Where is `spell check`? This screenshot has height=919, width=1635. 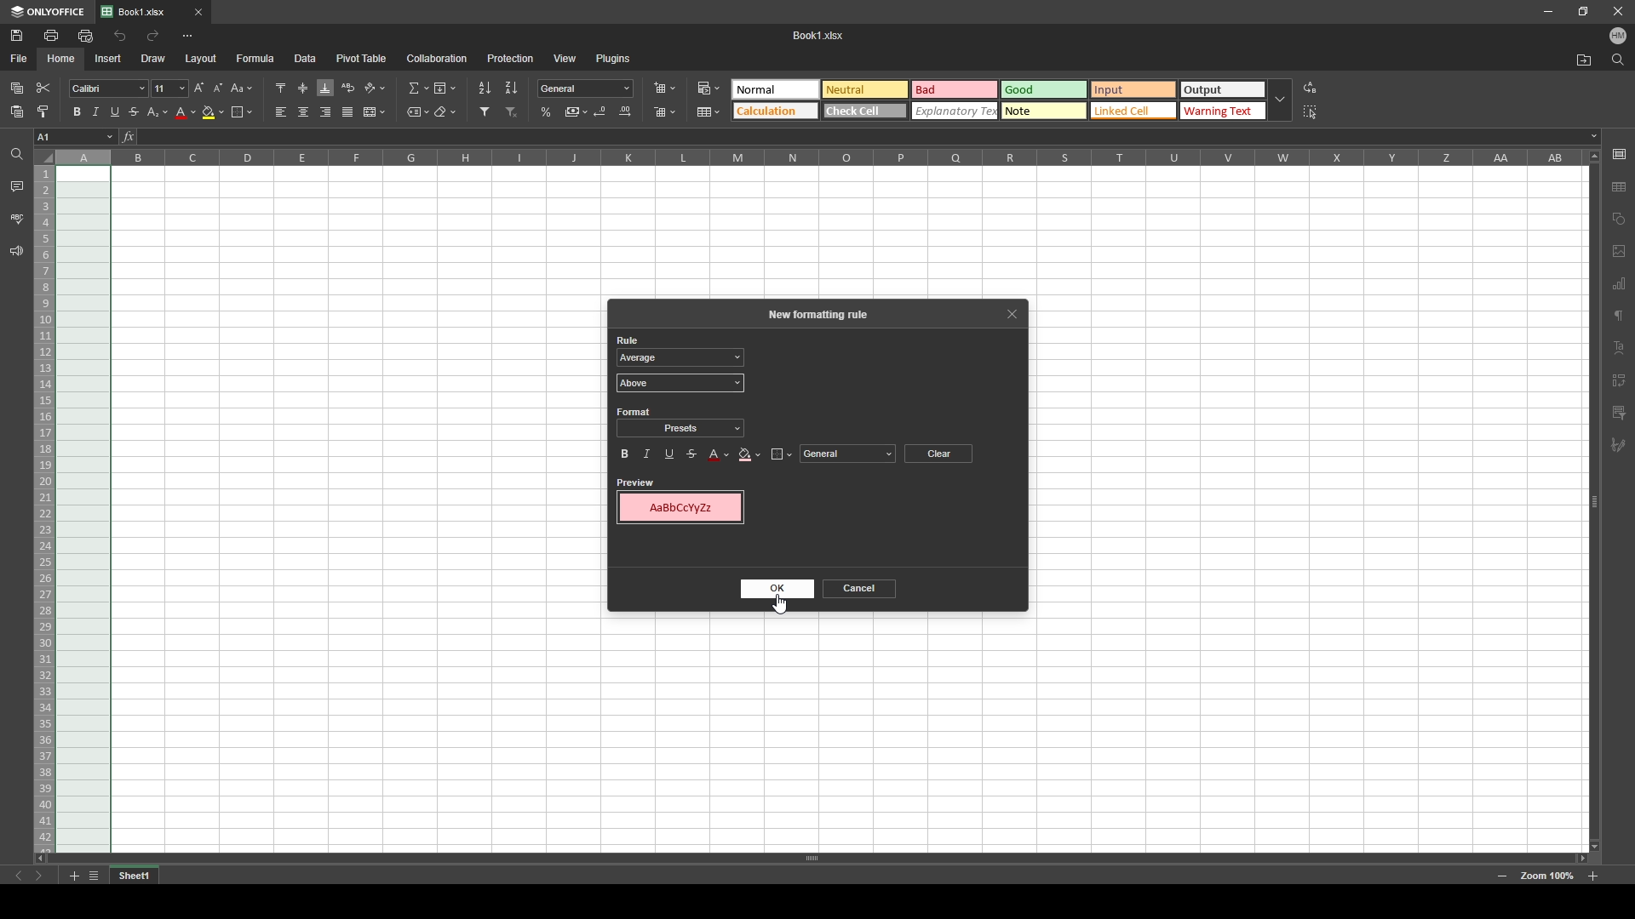
spell check is located at coordinates (18, 219).